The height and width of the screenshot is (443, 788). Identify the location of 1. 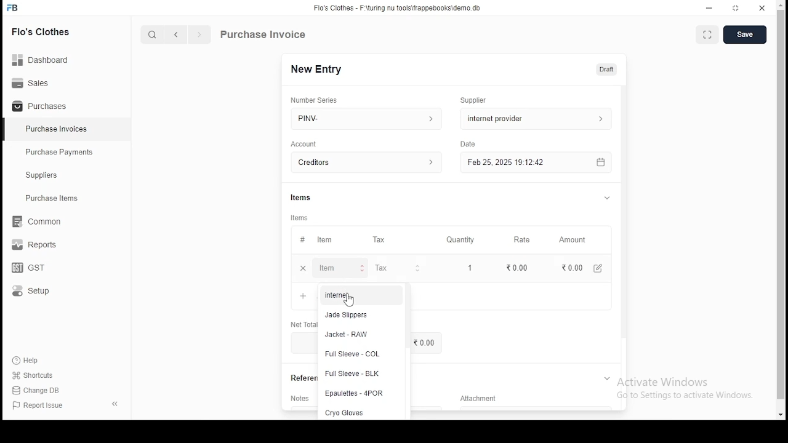
(471, 268).